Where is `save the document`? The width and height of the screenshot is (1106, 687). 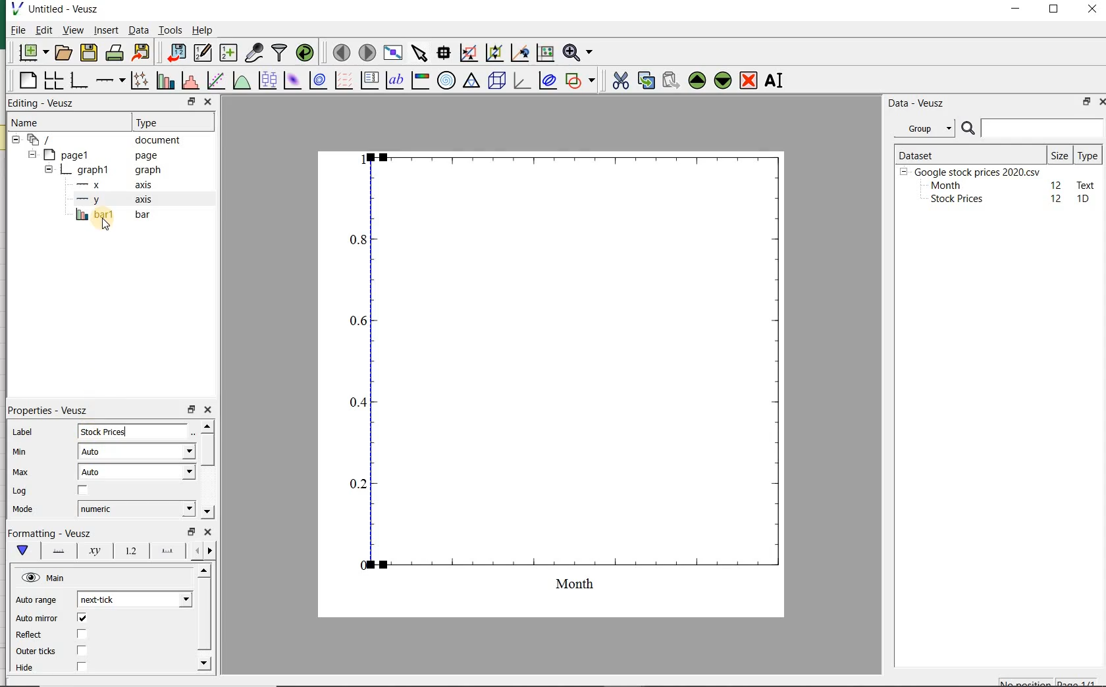
save the document is located at coordinates (89, 53).